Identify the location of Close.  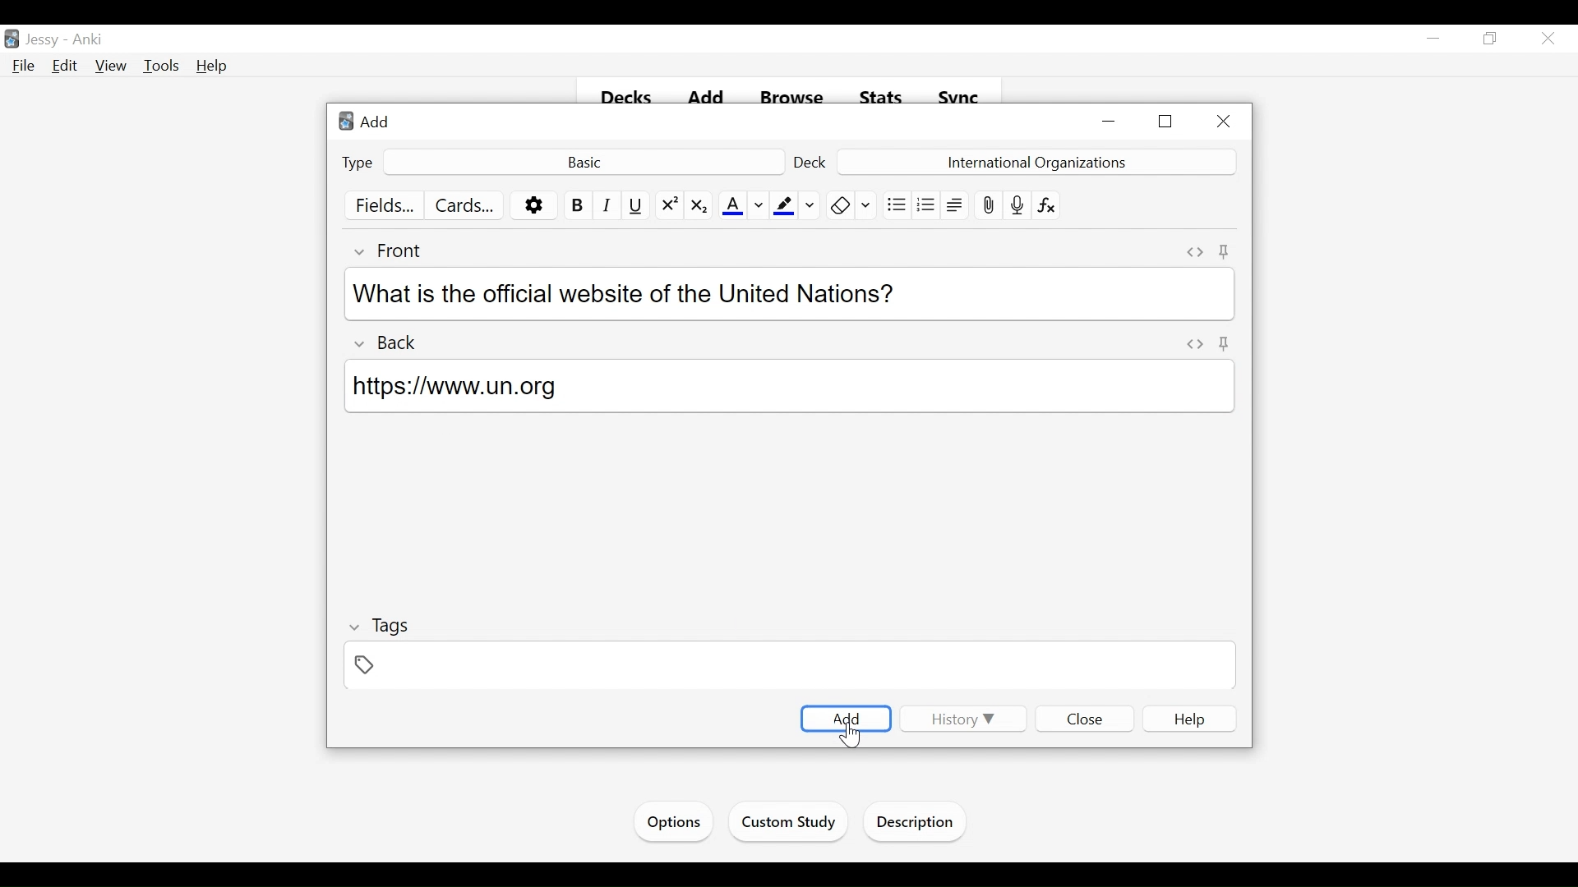
(1224, 120).